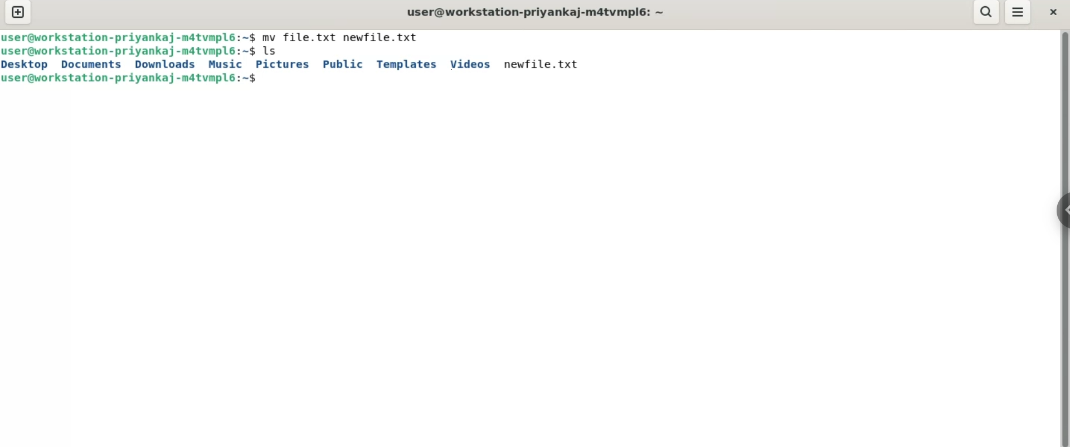 The height and width of the screenshot is (447, 1070). Describe the element at coordinates (1019, 13) in the screenshot. I see `menu` at that location.